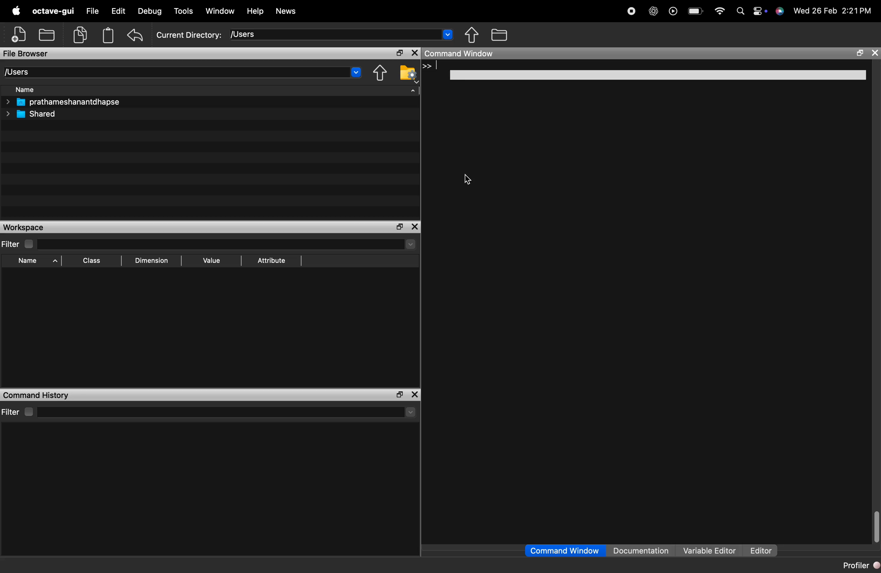  I want to click on dropdown, so click(411, 245).